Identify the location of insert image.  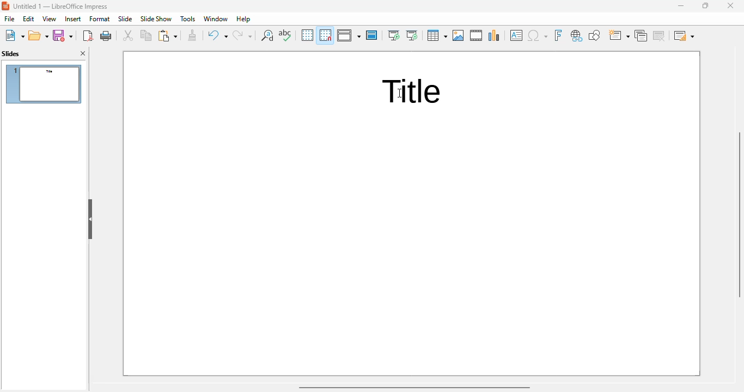
(458, 35).